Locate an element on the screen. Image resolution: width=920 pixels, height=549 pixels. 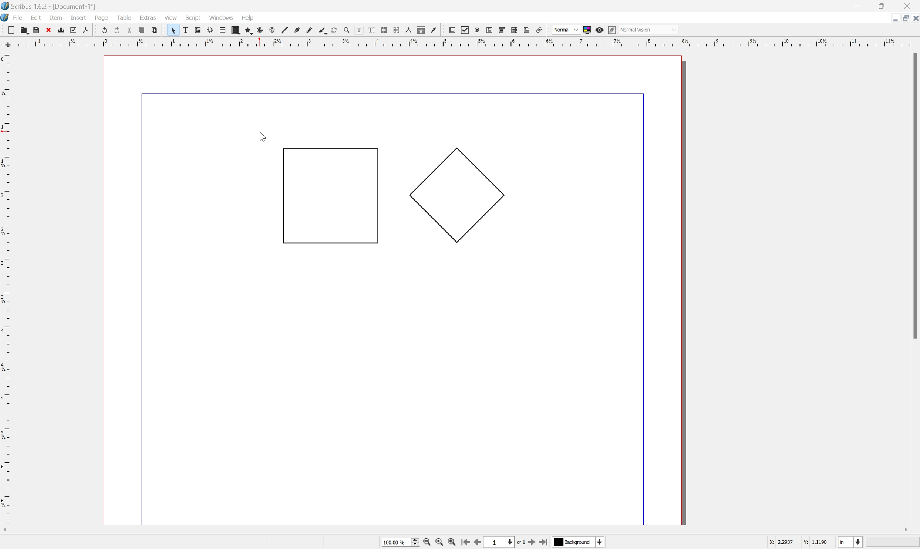
undo is located at coordinates (104, 31).